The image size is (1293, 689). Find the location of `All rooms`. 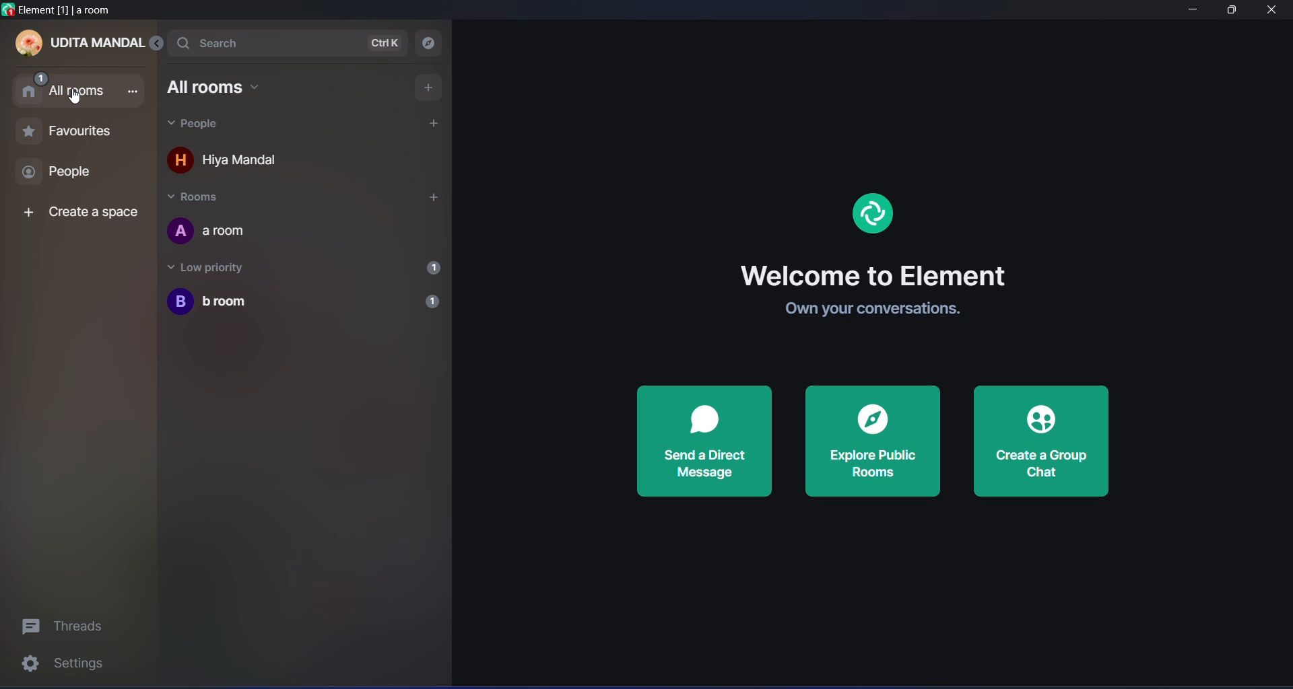

All rooms is located at coordinates (220, 87).